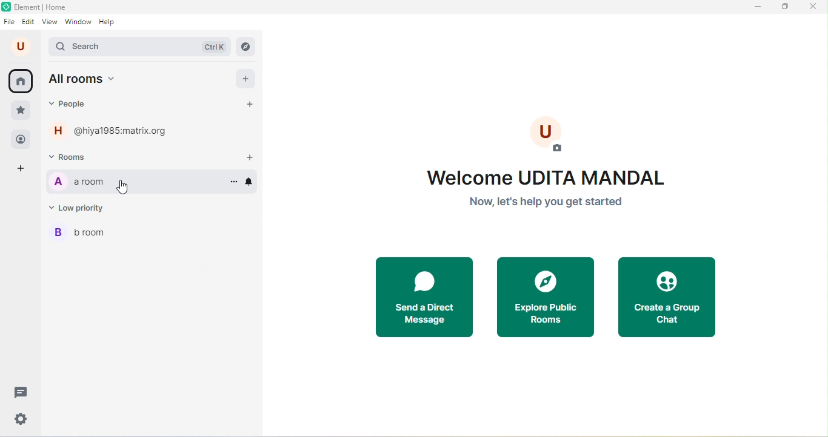  I want to click on options, so click(232, 180).